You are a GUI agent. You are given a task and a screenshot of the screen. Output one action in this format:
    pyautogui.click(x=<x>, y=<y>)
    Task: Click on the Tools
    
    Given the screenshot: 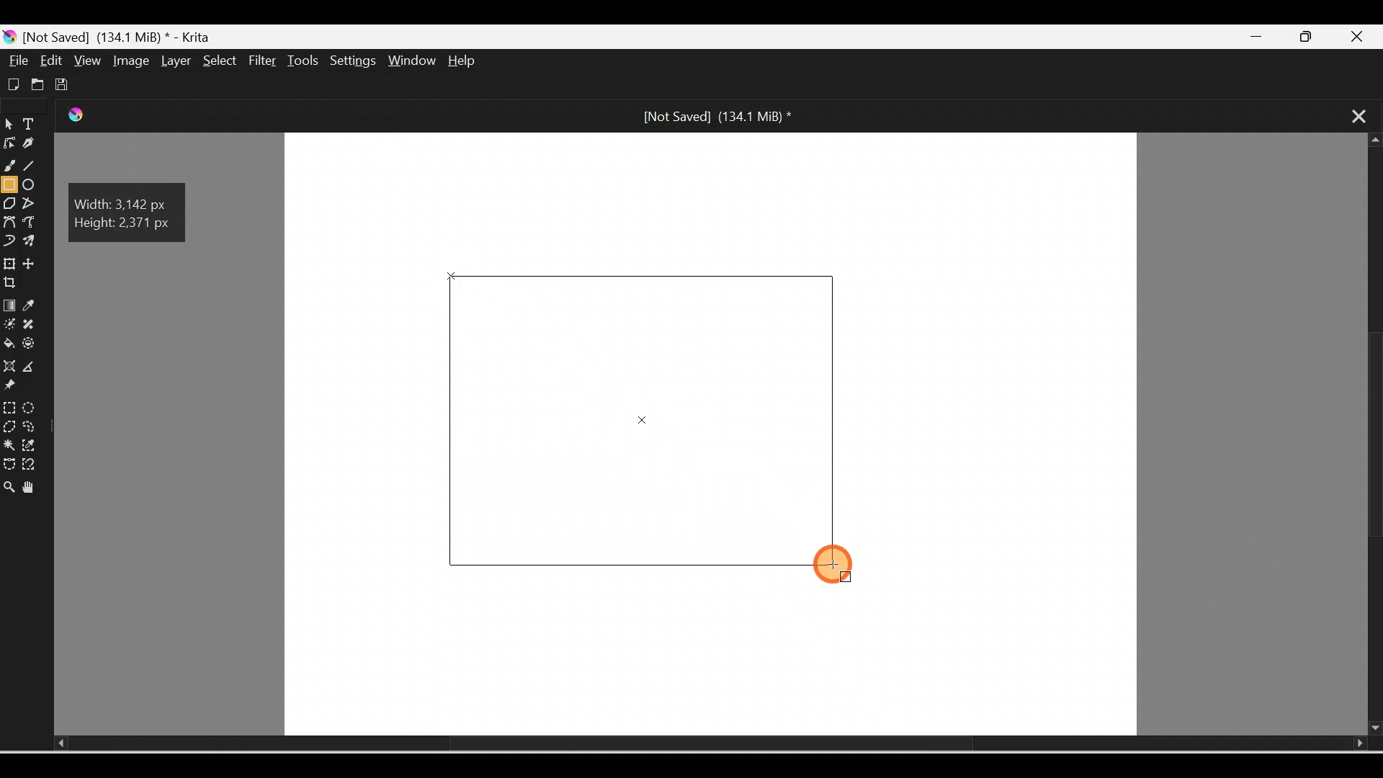 What is the action you would take?
    pyautogui.click(x=305, y=61)
    